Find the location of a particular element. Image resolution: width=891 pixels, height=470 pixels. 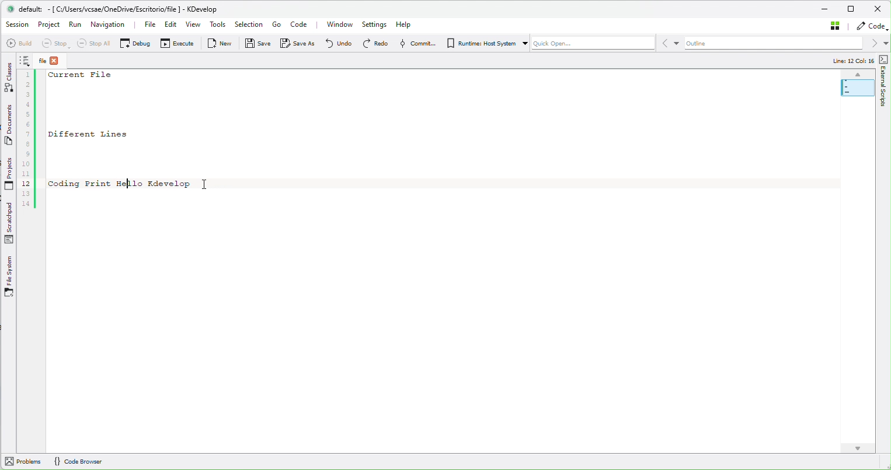

Help is located at coordinates (410, 25).